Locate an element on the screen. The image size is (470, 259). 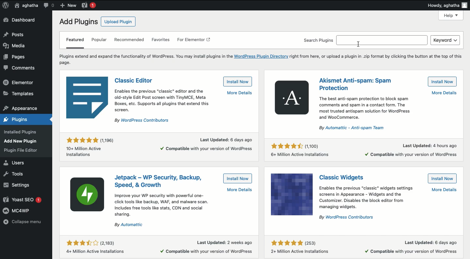
Improve your WP security with powerful one-click tools like backup, WAF, and malware scan.Includes free tools like stats, CON and social sharing.By Automattic is located at coordinates (183, 208).